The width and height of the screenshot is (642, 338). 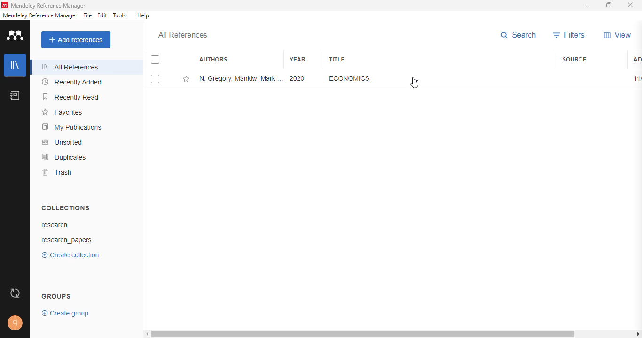 I want to click on help, so click(x=143, y=15).